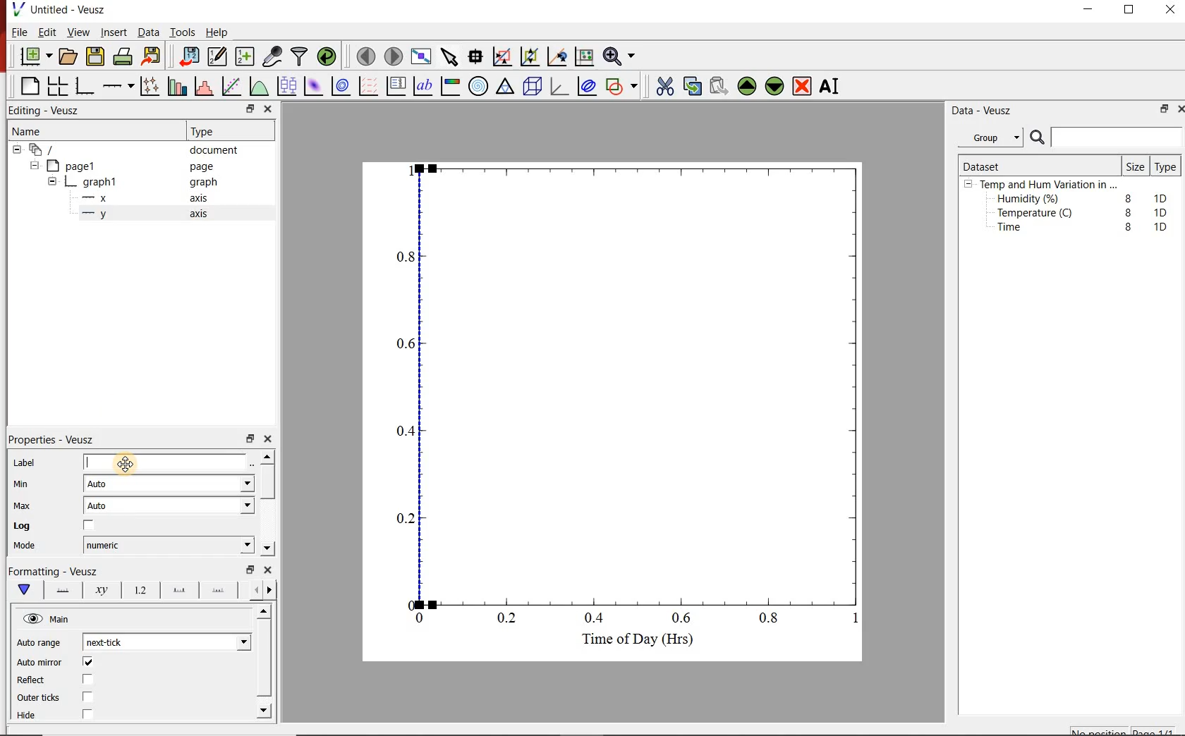 The width and height of the screenshot is (1185, 736). What do you see at coordinates (231, 545) in the screenshot?
I see `Mode dropdown` at bounding box center [231, 545].